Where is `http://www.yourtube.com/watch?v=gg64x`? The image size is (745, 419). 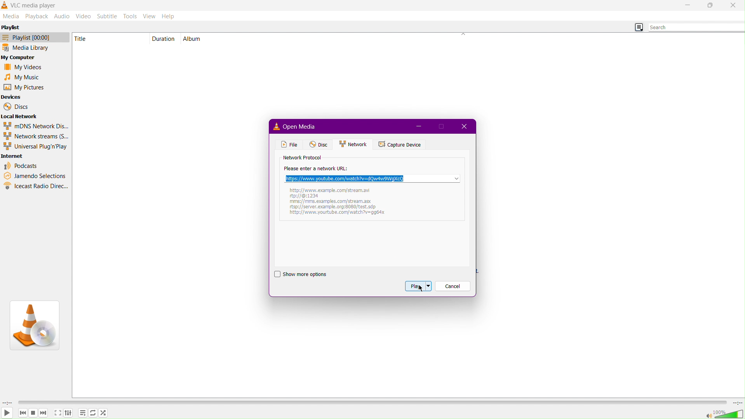 http://www.yourtube.com/watch?v=gg64x is located at coordinates (337, 208).